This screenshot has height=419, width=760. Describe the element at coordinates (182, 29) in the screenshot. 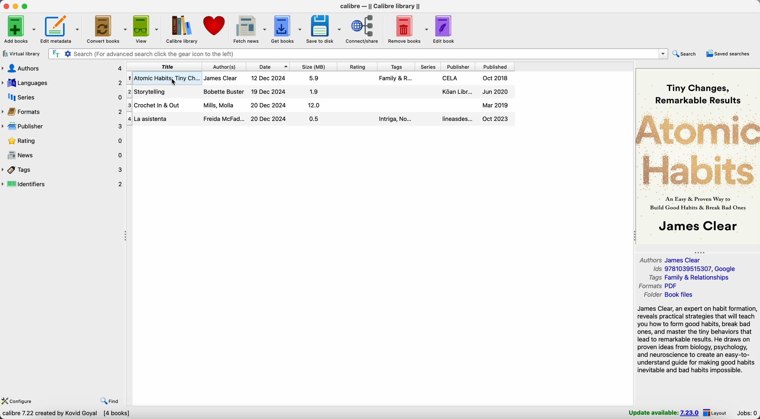

I see `Calibre library` at that location.